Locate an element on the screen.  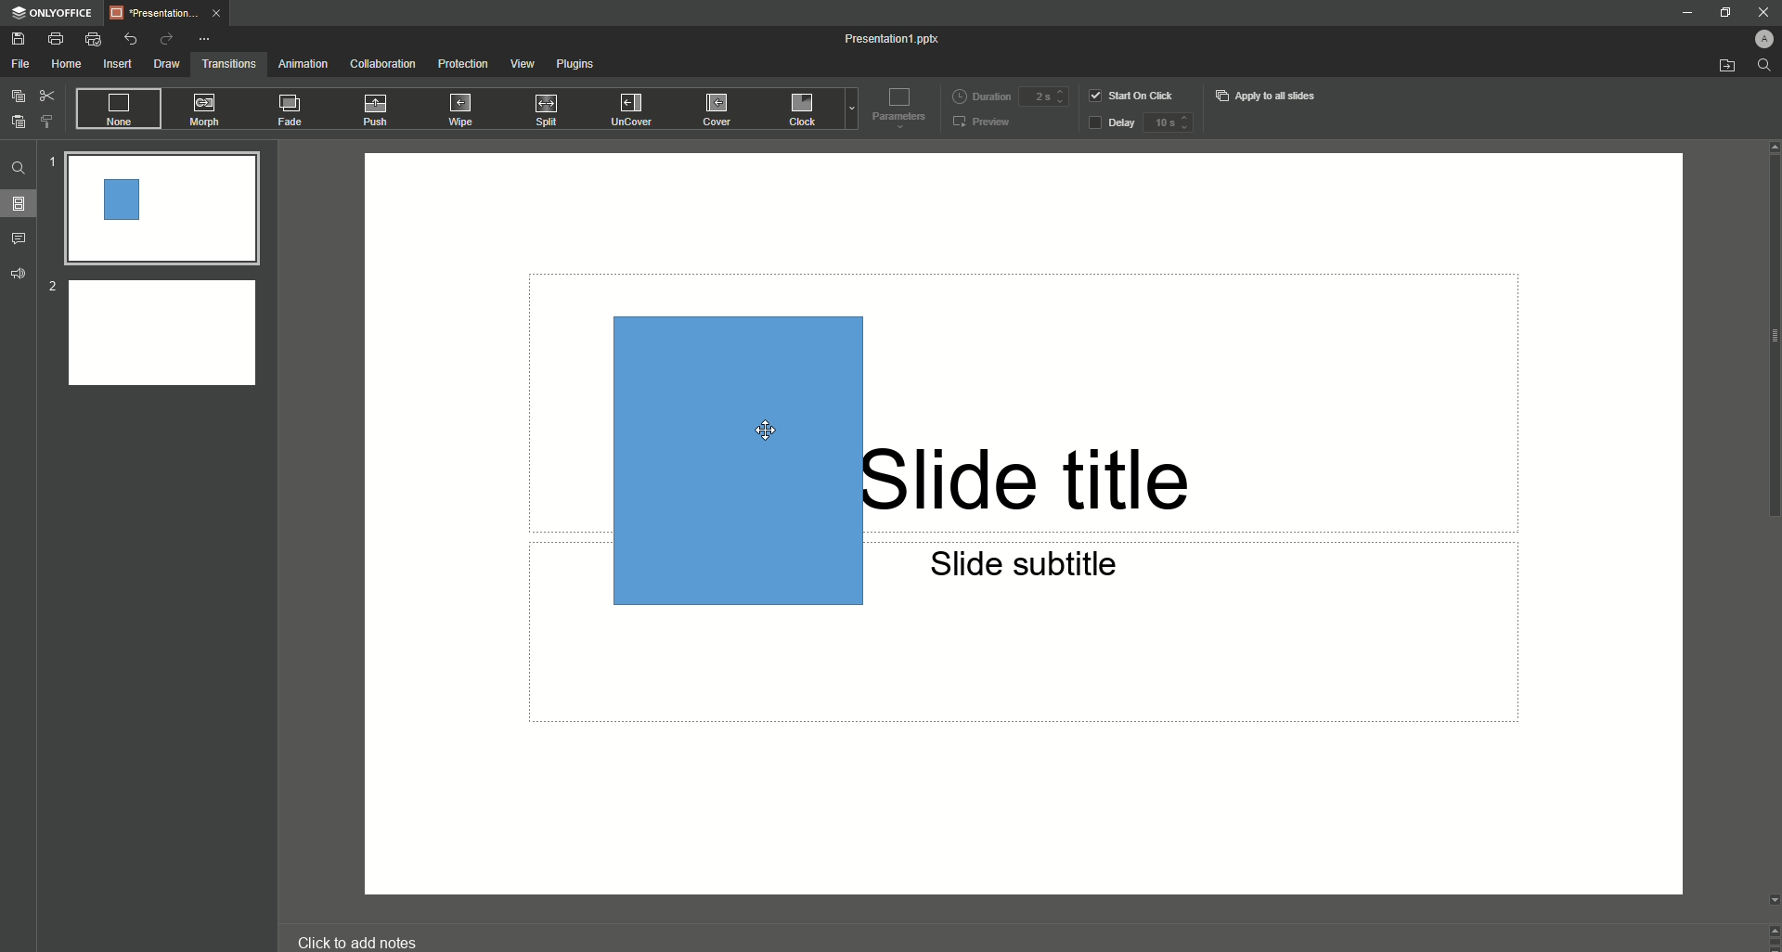
Cover is located at coordinates (707, 110).